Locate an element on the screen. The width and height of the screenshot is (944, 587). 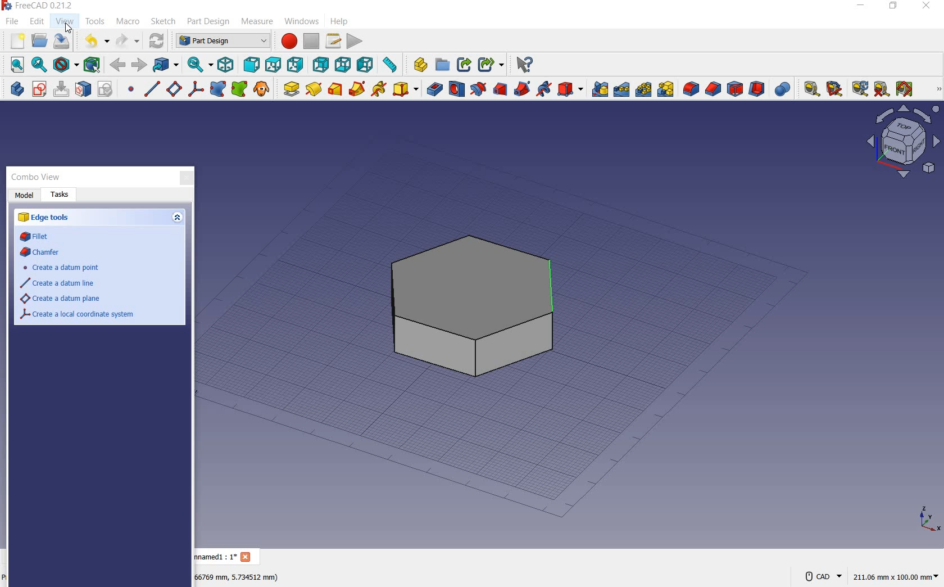
left is located at coordinates (366, 65).